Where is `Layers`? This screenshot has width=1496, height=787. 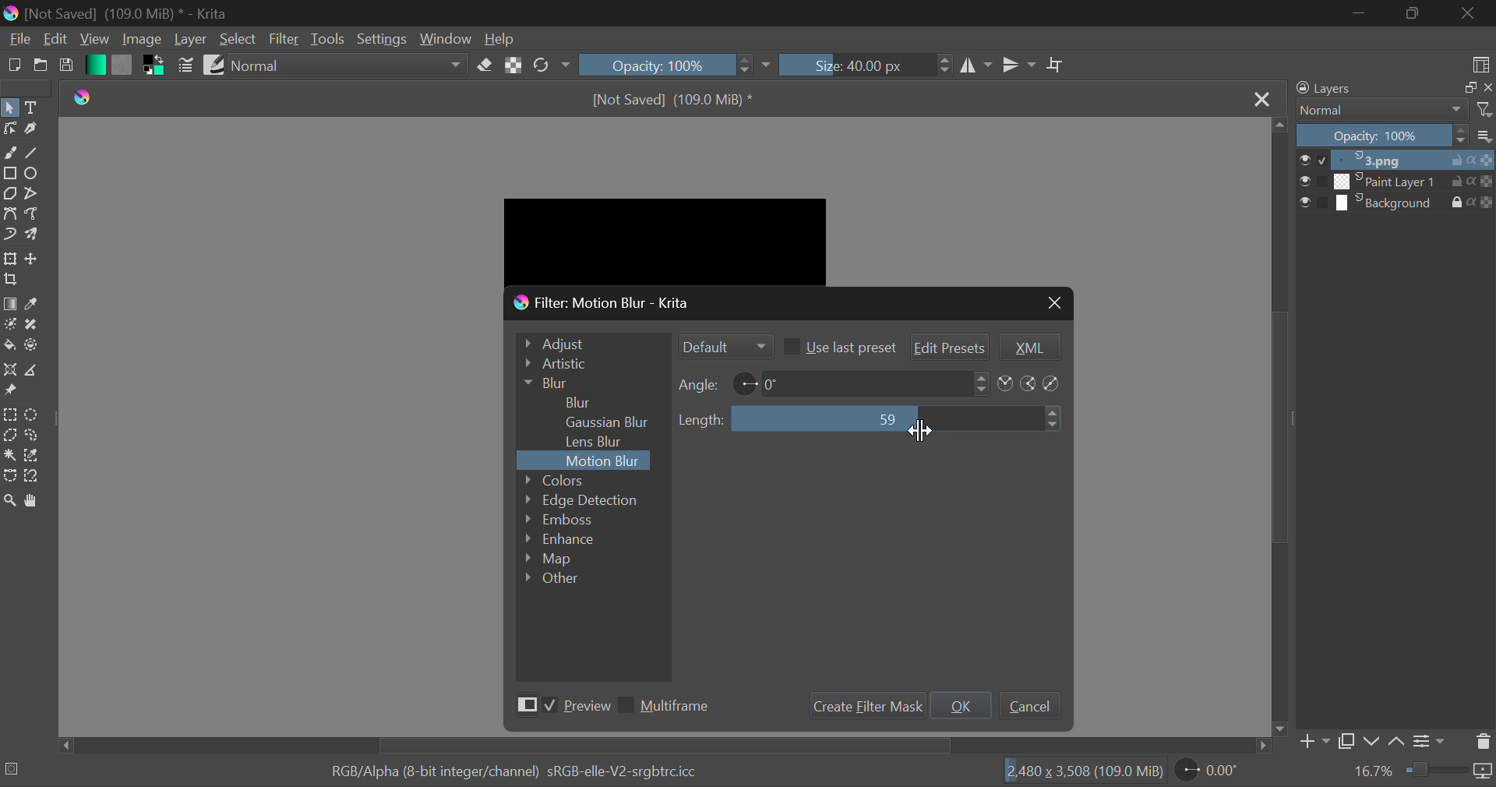
Layers is located at coordinates (1390, 88).